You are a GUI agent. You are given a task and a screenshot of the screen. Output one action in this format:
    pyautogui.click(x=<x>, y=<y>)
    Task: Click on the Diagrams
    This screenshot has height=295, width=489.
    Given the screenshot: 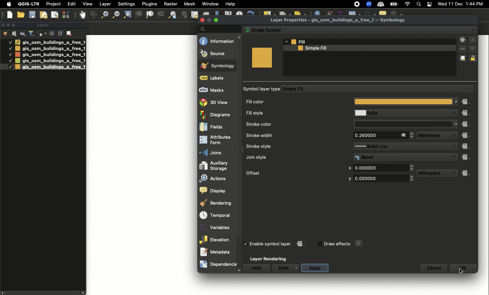 What is the action you would take?
    pyautogui.click(x=218, y=115)
    